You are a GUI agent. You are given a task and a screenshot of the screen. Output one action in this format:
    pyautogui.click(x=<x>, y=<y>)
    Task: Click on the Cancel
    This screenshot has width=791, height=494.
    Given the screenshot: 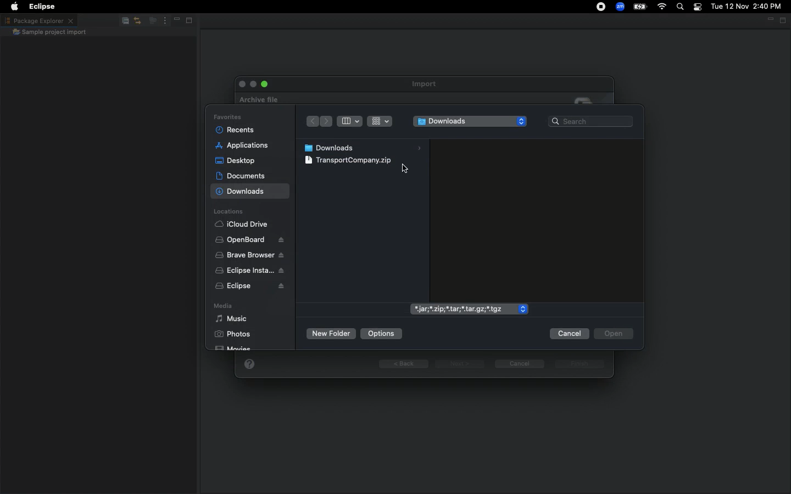 What is the action you would take?
    pyautogui.click(x=519, y=363)
    